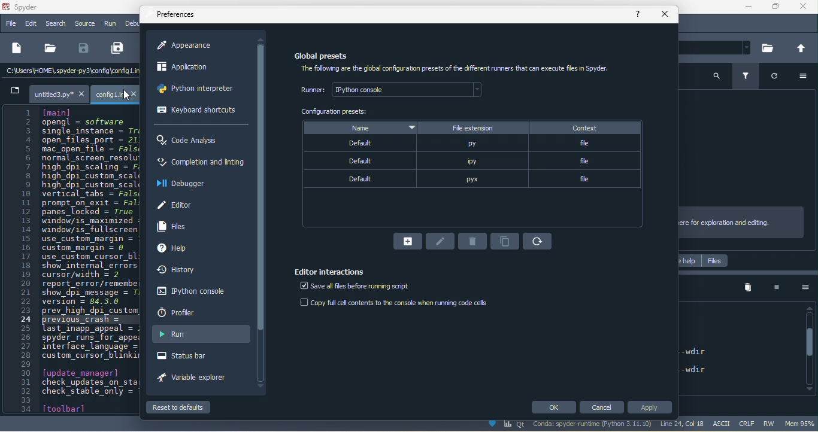  What do you see at coordinates (46, 93) in the screenshot?
I see `untitled.py` at bounding box center [46, 93].